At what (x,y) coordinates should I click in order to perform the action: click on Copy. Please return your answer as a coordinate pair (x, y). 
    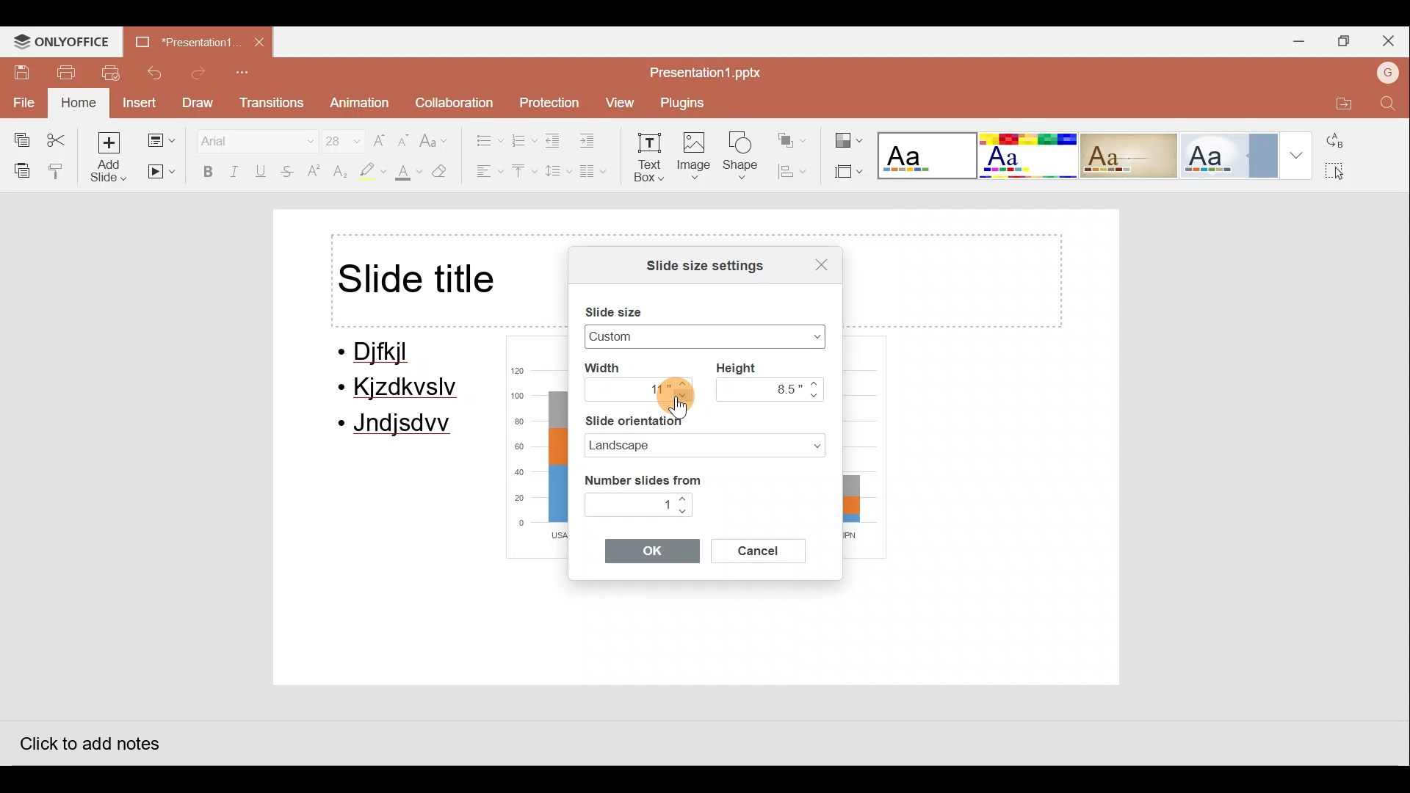
    Looking at the image, I should click on (17, 137).